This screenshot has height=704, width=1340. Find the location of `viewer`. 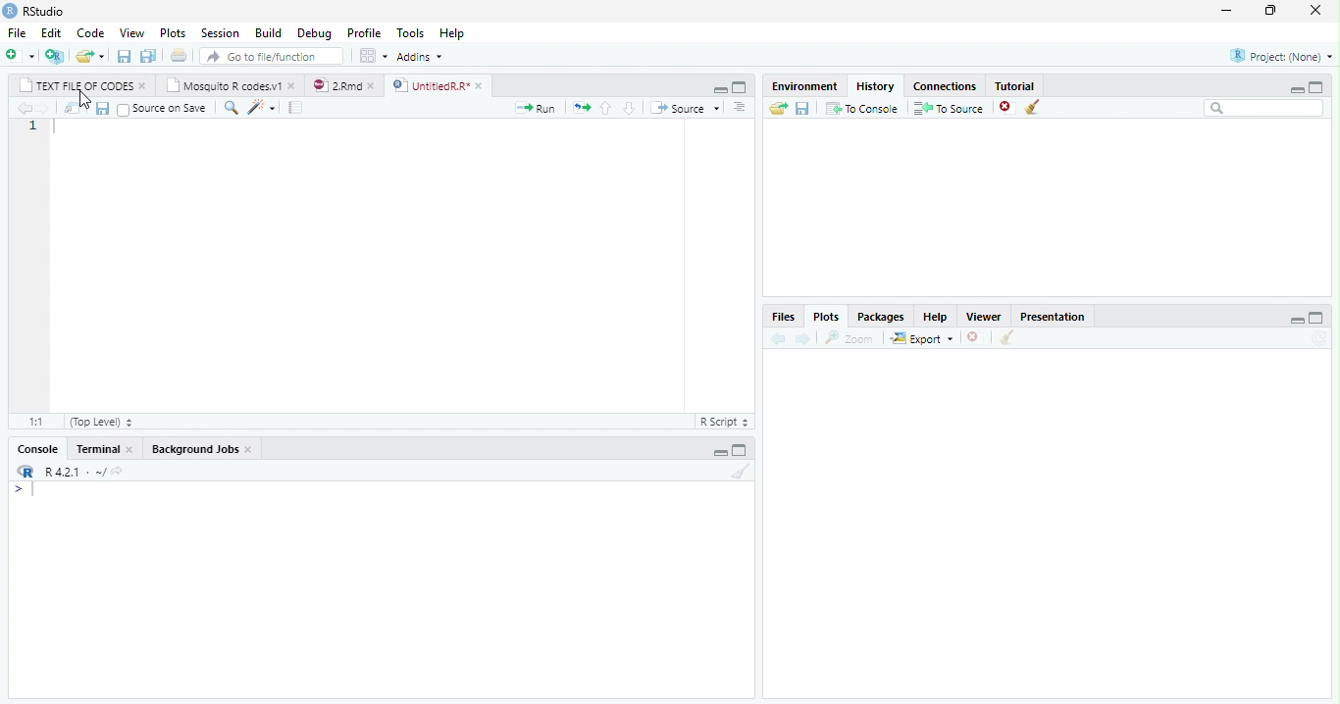

viewer is located at coordinates (984, 316).